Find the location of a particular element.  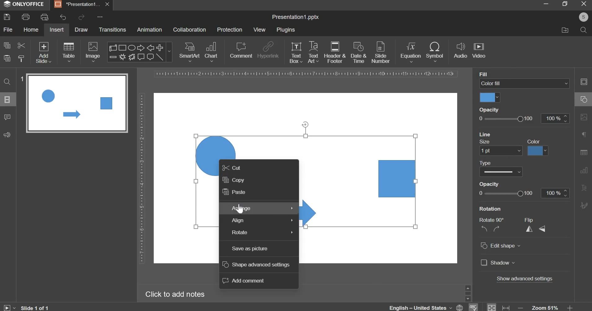

slide number is located at coordinates (22, 79).